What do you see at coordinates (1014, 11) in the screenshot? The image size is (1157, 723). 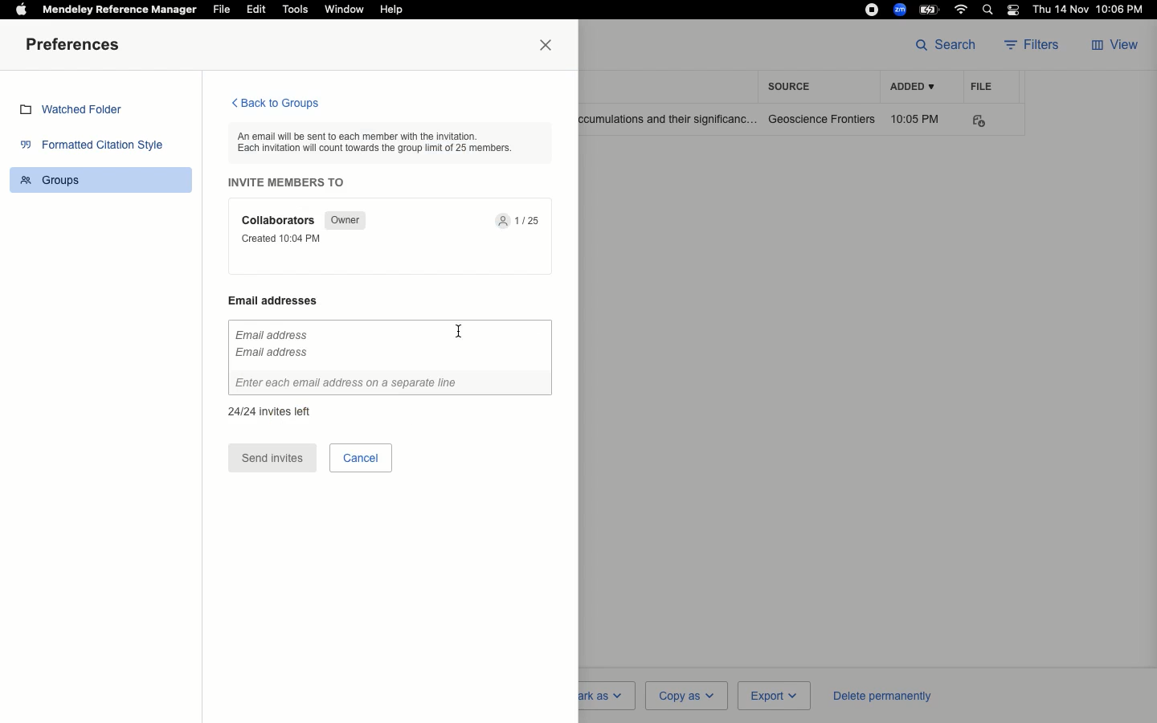 I see `Notification bar` at bounding box center [1014, 11].